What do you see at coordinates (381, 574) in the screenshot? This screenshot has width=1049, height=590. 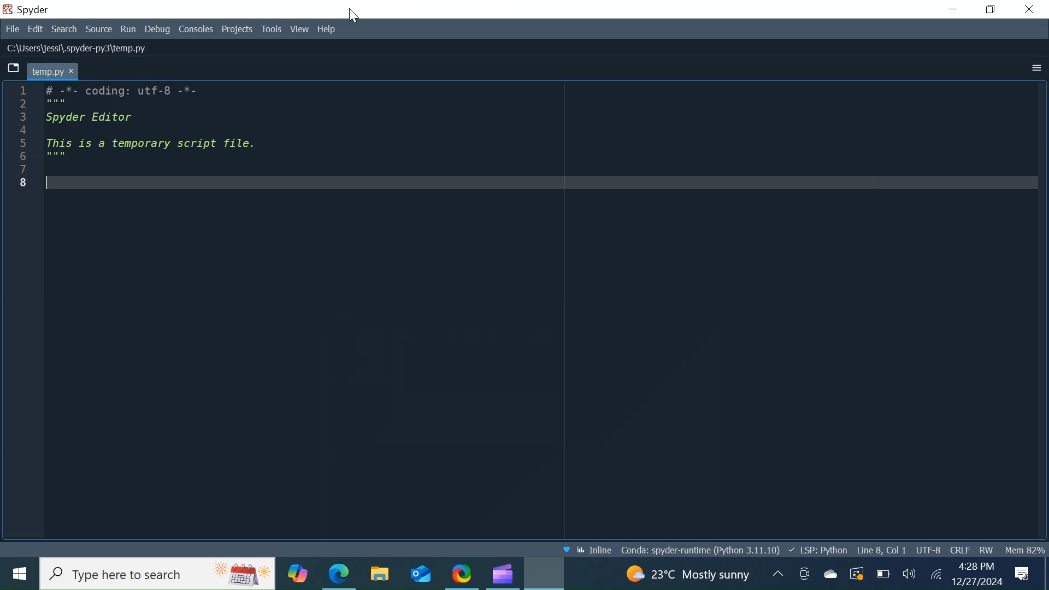 I see `File Explorer` at bounding box center [381, 574].